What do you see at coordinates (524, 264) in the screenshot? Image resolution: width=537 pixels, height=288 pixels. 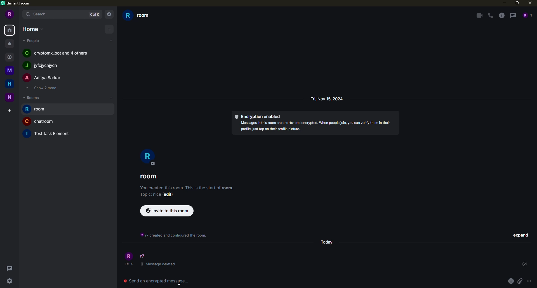 I see `sent` at bounding box center [524, 264].